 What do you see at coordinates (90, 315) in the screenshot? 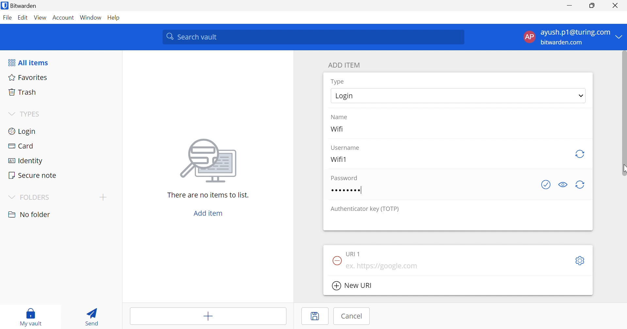
I see `Send` at bounding box center [90, 315].